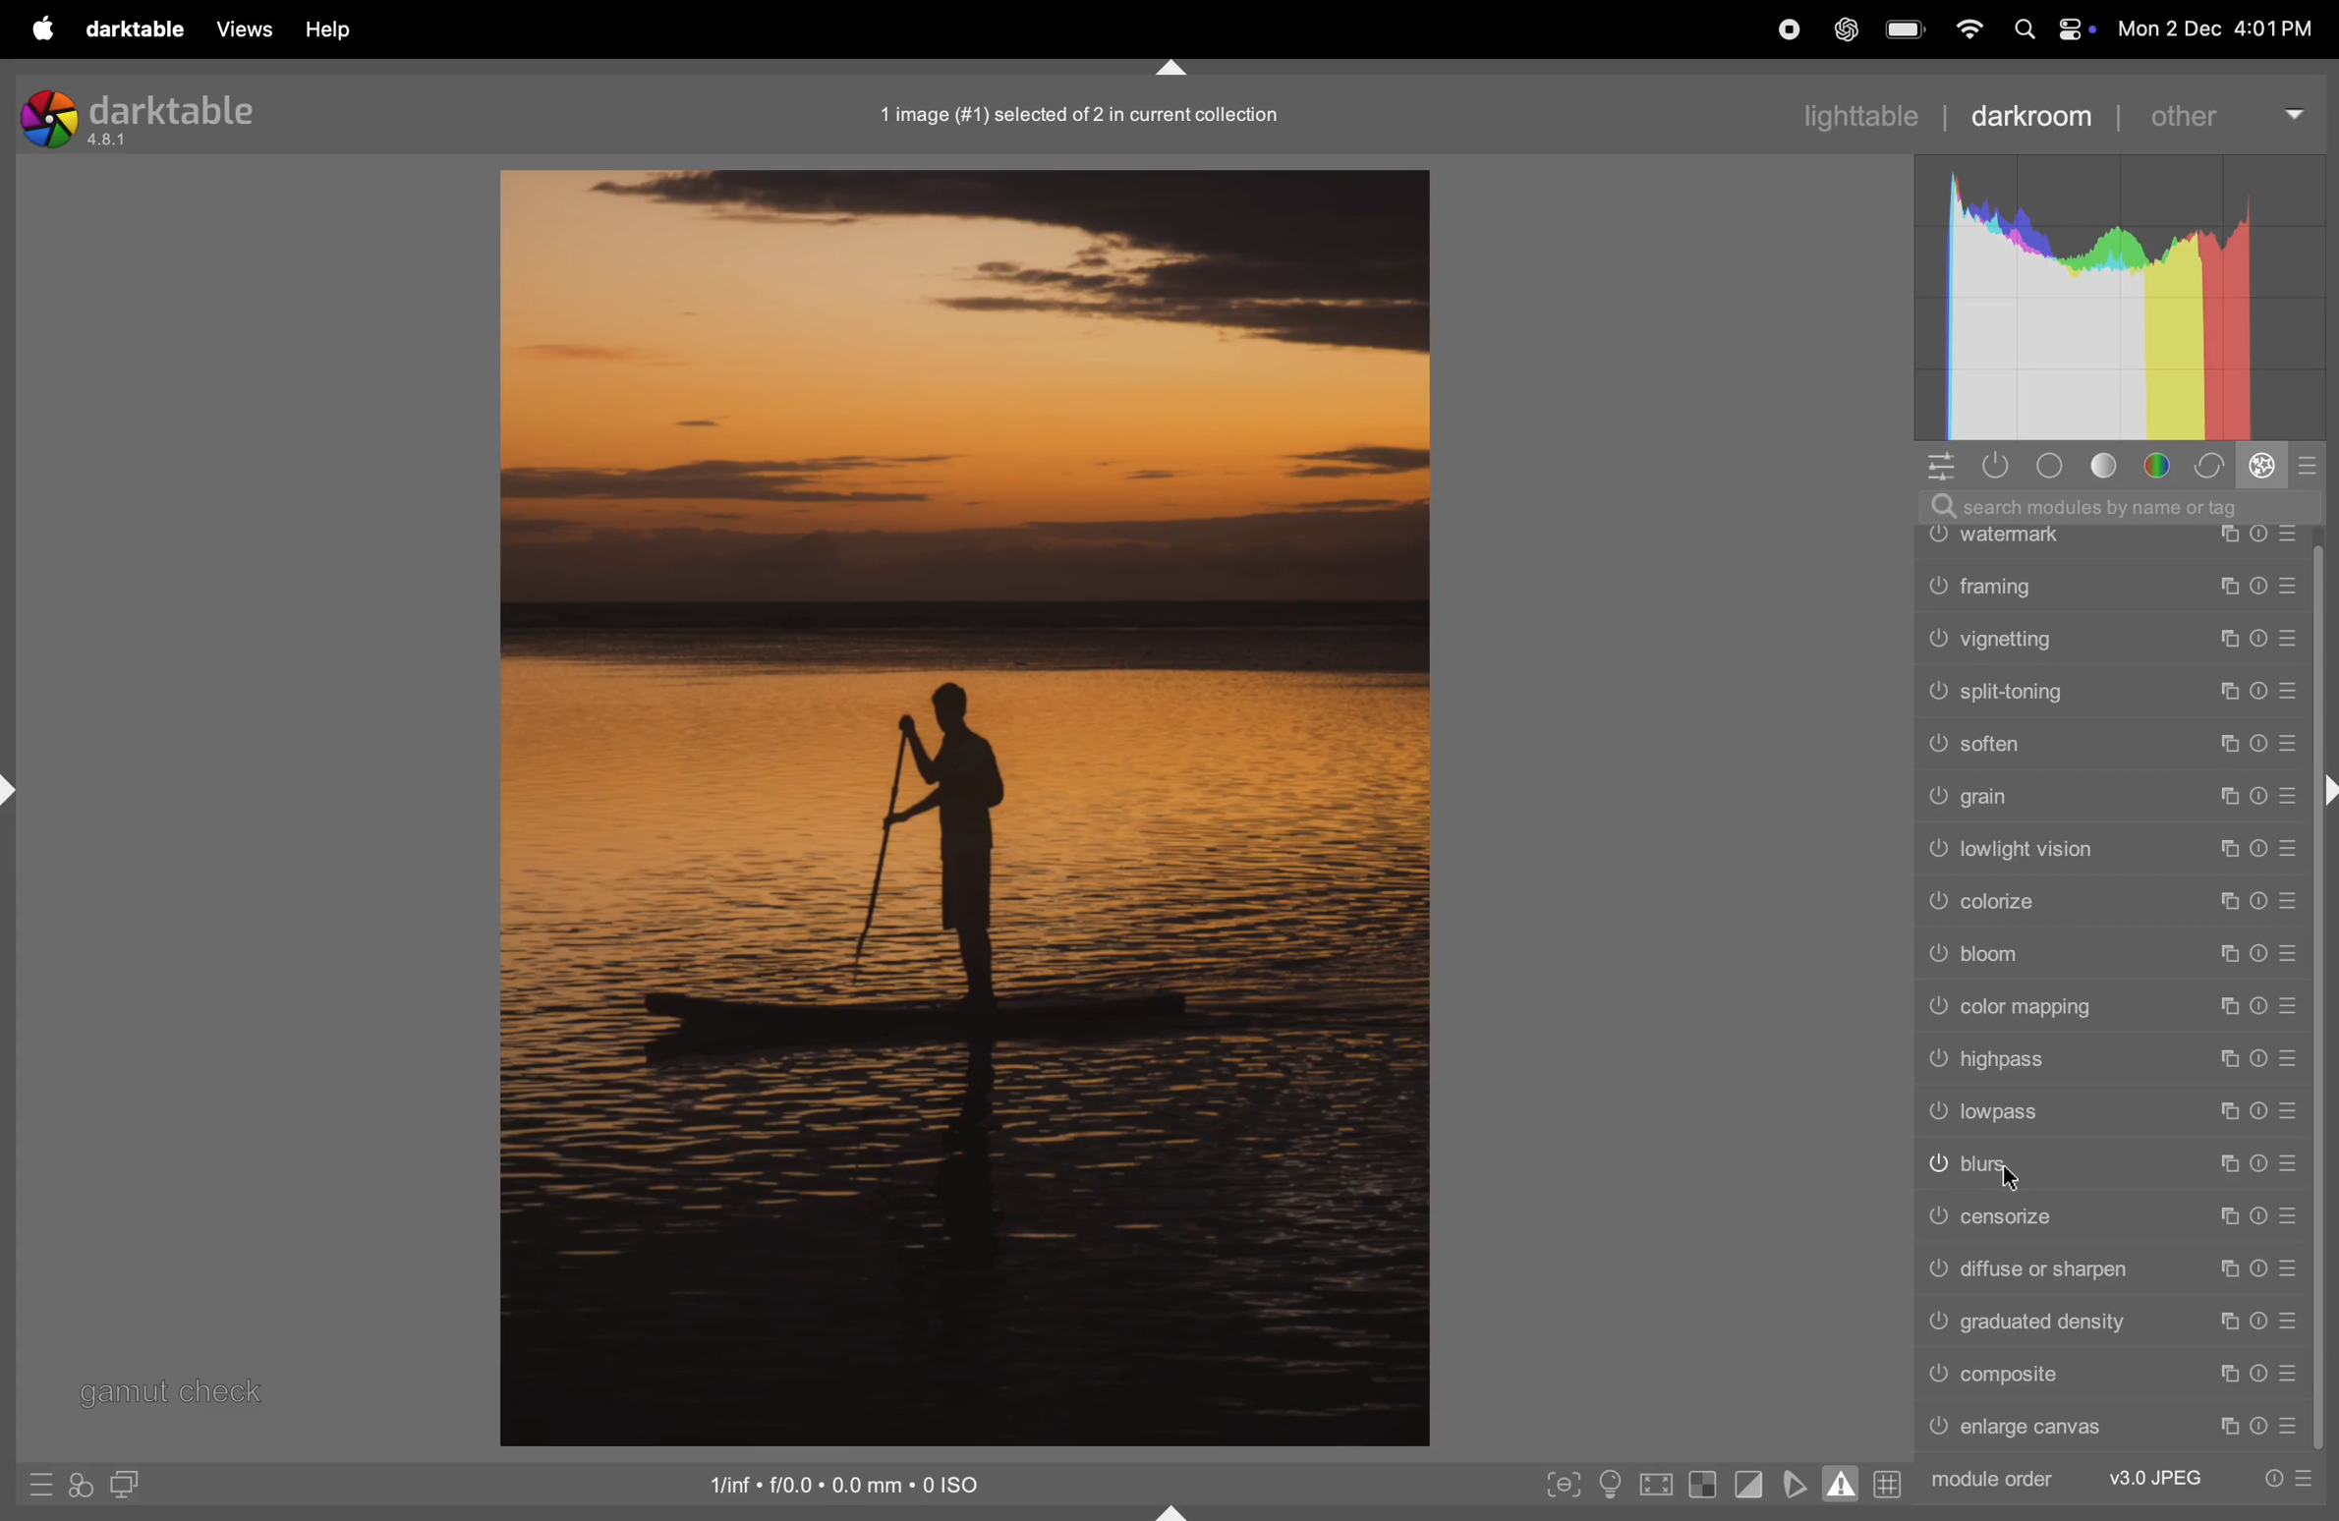  Describe the element at coordinates (2161, 464) in the screenshot. I see `color` at that location.